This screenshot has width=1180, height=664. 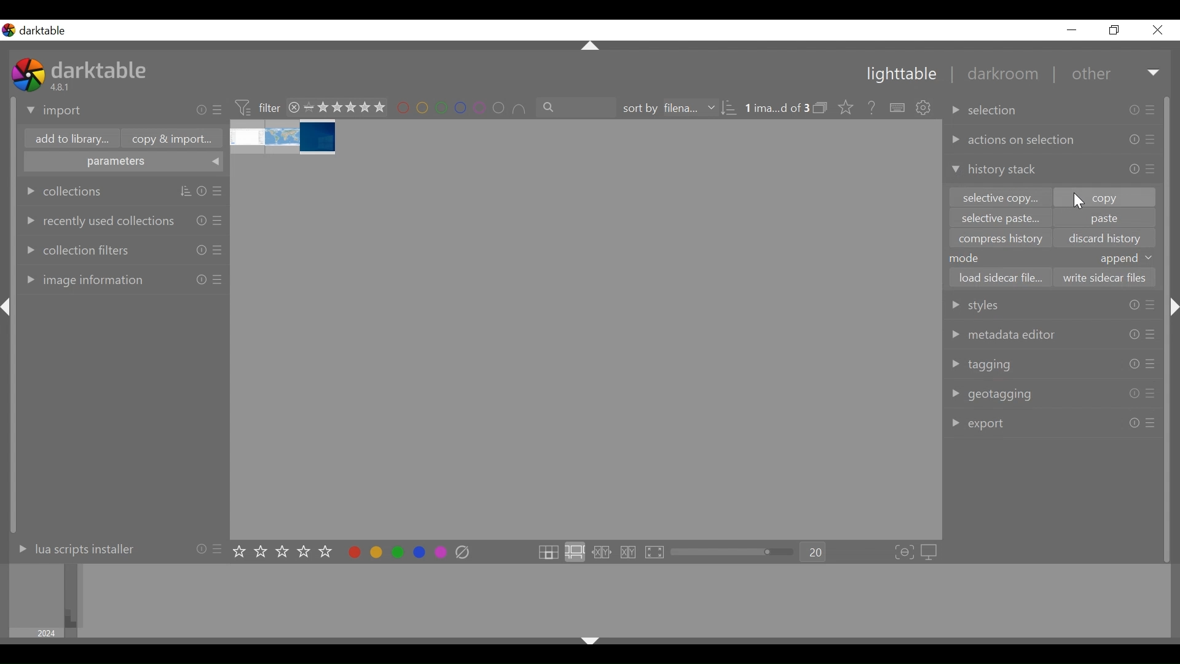 What do you see at coordinates (202, 219) in the screenshot?
I see `info` at bounding box center [202, 219].